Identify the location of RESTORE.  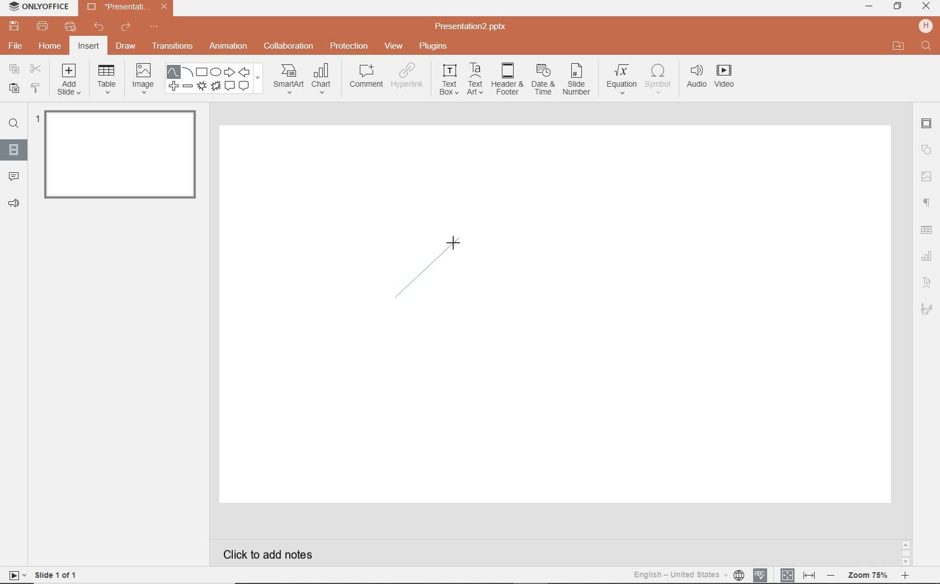
(898, 6).